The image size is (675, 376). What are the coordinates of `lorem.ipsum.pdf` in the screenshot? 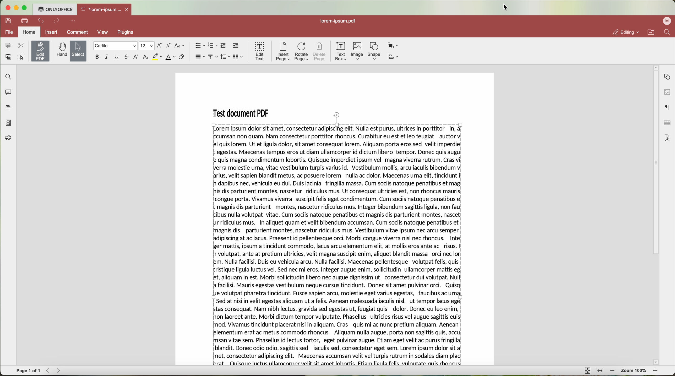 It's located at (340, 21).